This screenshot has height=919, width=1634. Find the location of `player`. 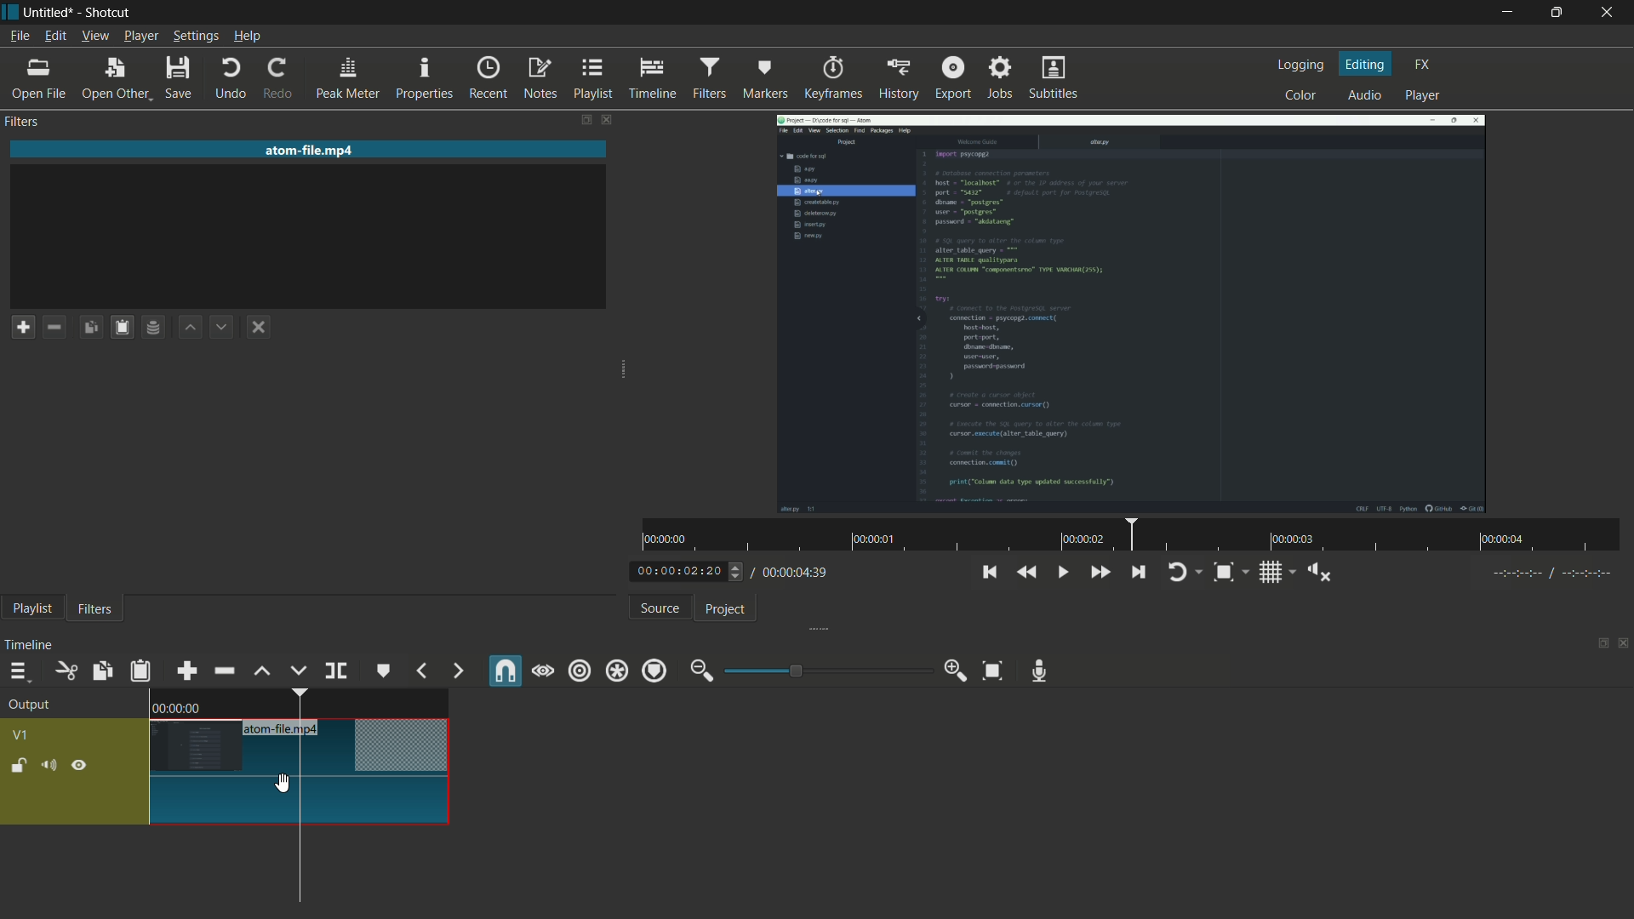

player is located at coordinates (1427, 96).